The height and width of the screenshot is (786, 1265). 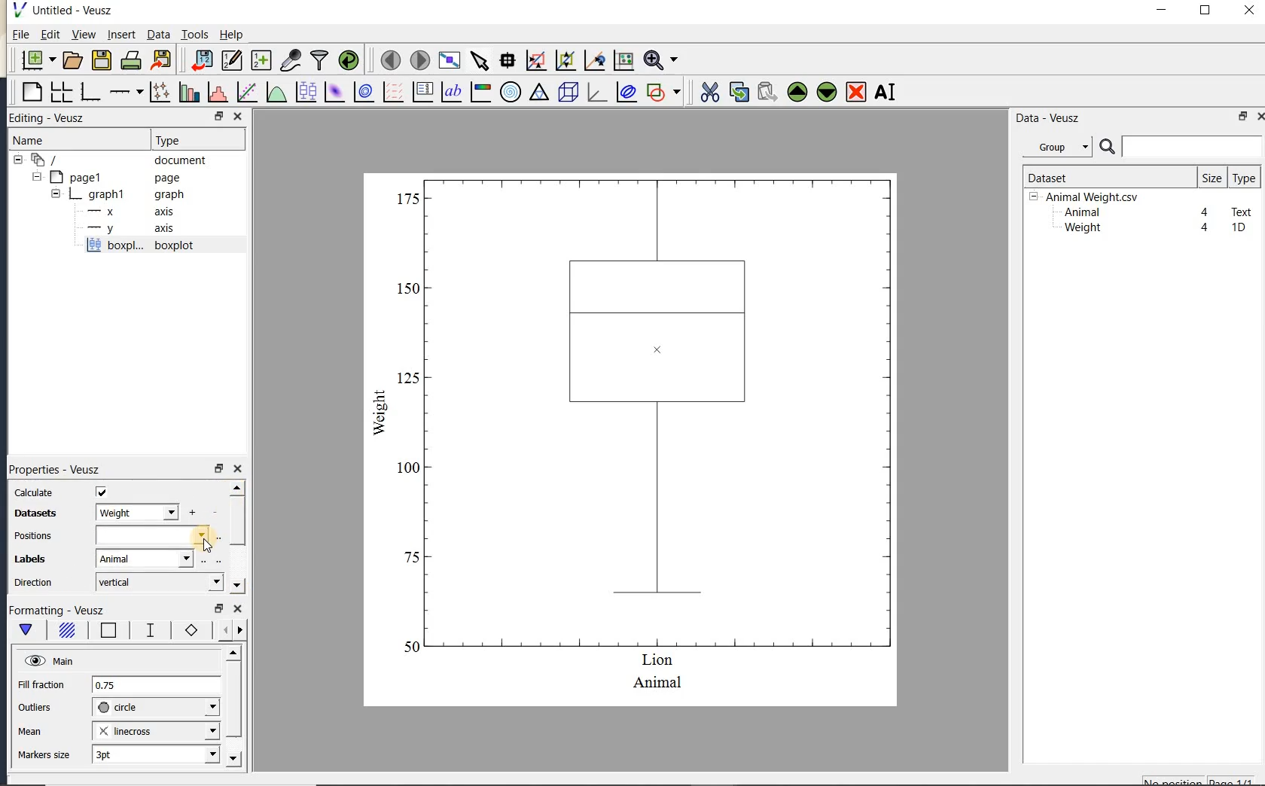 I want to click on Editing - Veusz, so click(x=55, y=118).